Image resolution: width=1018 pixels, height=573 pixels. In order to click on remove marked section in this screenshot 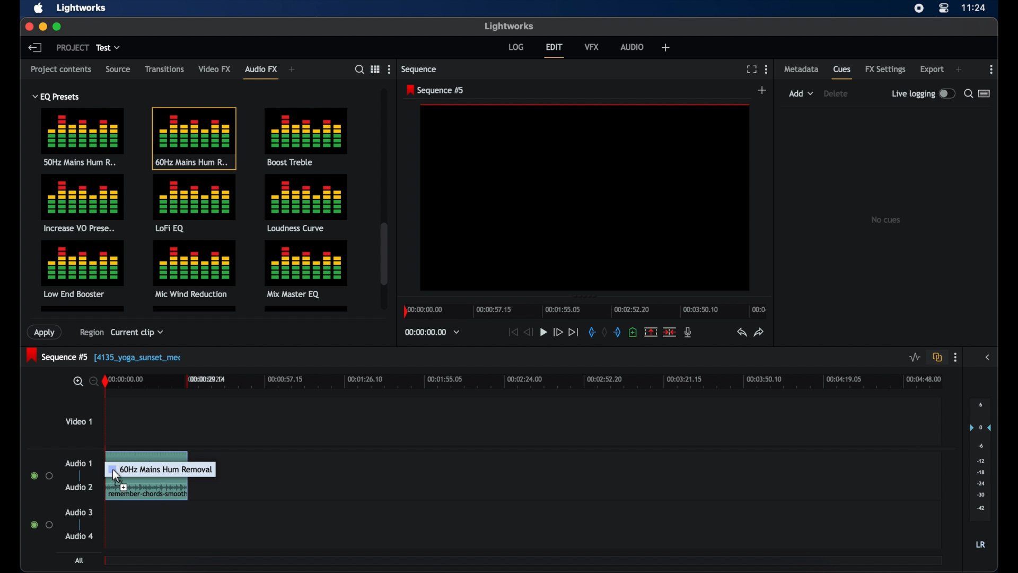, I will do `click(650, 332)`.